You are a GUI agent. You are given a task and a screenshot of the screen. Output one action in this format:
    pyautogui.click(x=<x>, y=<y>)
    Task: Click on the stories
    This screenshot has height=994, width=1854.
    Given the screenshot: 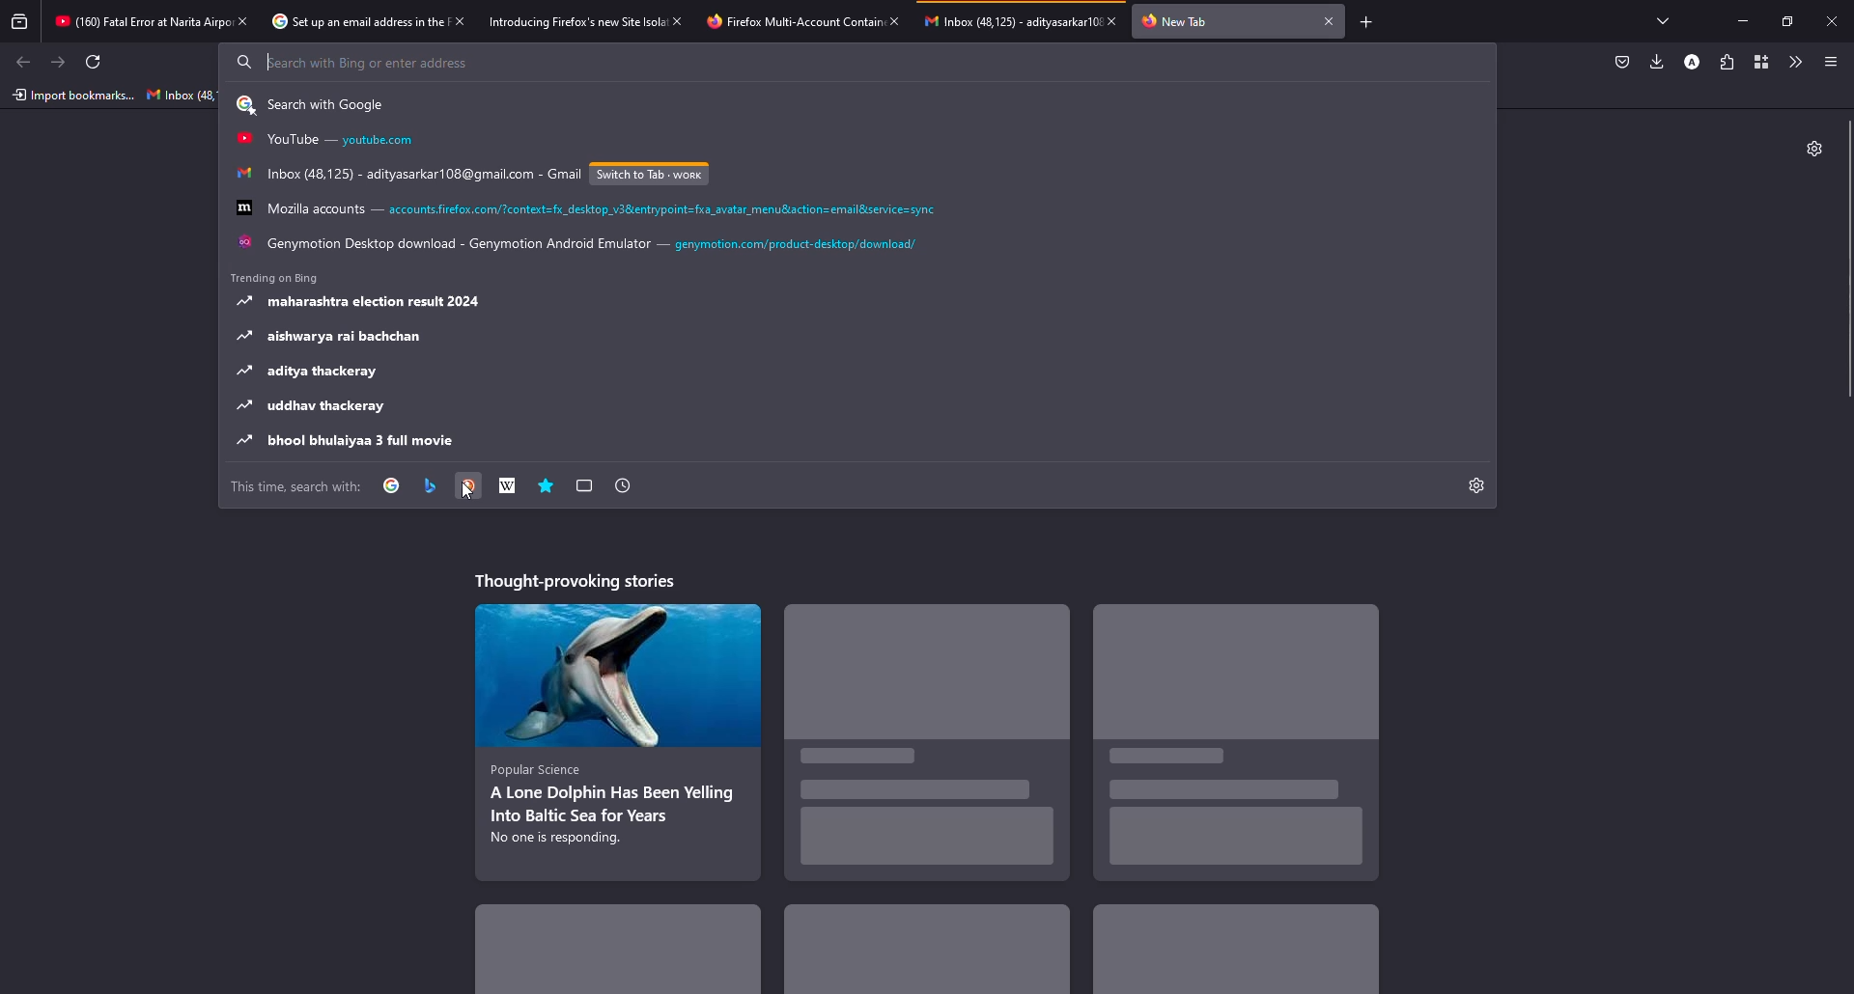 What is the action you would take?
    pyautogui.click(x=581, y=581)
    